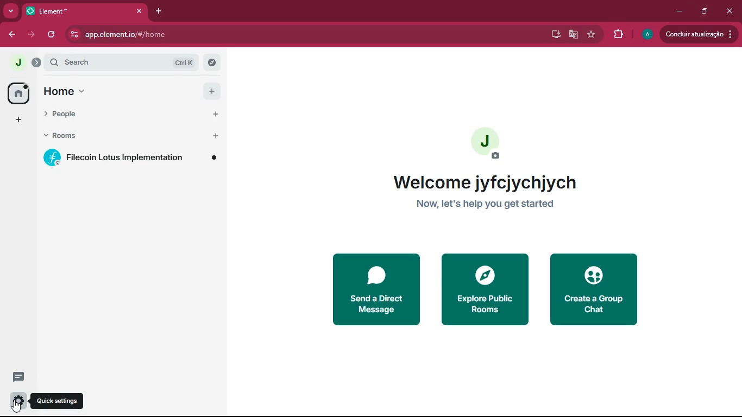 This screenshot has height=417, width=742. What do you see at coordinates (678, 11) in the screenshot?
I see `minimize` at bounding box center [678, 11].